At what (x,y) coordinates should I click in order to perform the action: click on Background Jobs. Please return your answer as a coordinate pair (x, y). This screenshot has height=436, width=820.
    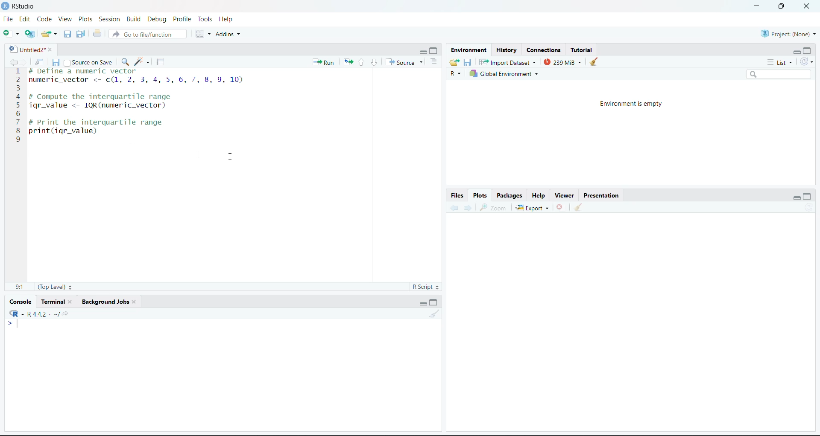
    Looking at the image, I should click on (105, 301).